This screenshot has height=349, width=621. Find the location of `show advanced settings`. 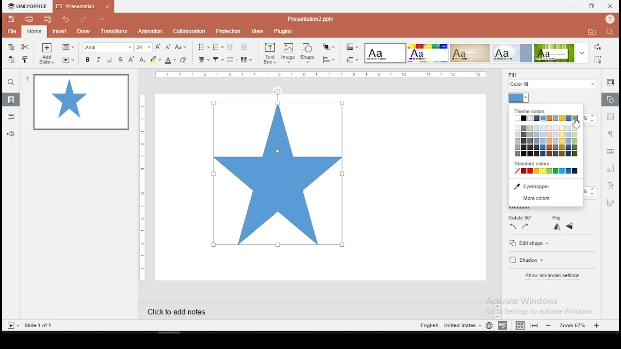

show advanced settings is located at coordinates (554, 275).